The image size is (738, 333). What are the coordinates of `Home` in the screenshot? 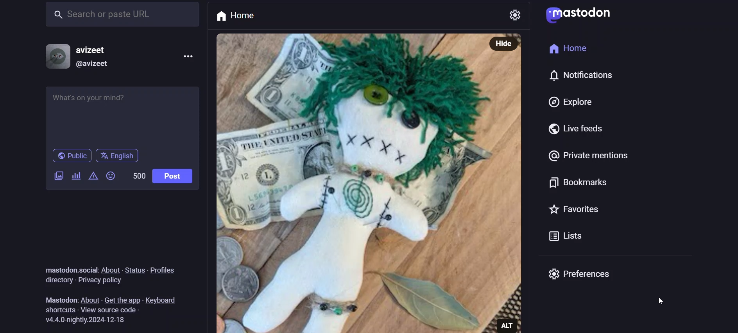 It's located at (238, 16).